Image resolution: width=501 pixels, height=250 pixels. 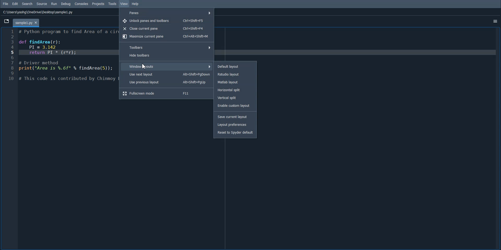 What do you see at coordinates (124, 4) in the screenshot?
I see `View` at bounding box center [124, 4].